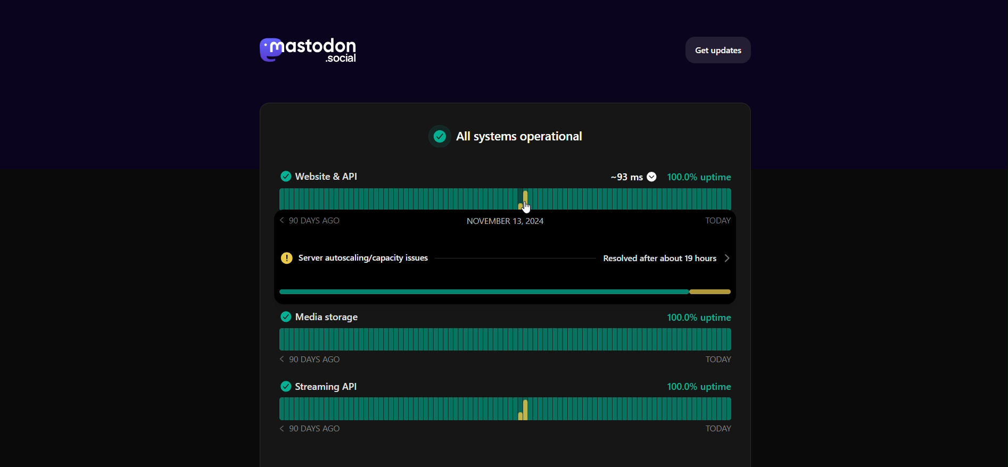 The height and width of the screenshot is (467, 1008). What do you see at coordinates (305, 51) in the screenshot?
I see `mastodon social logo` at bounding box center [305, 51].